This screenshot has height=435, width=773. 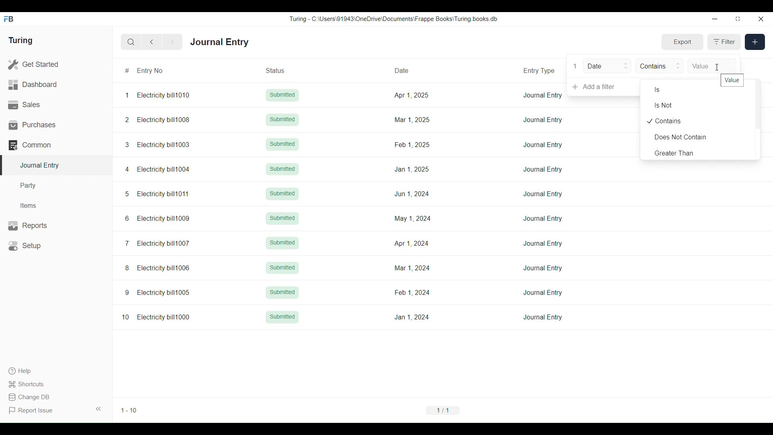 What do you see at coordinates (732, 80) in the screenshot?
I see `Value` at bounding box center [732, 80].